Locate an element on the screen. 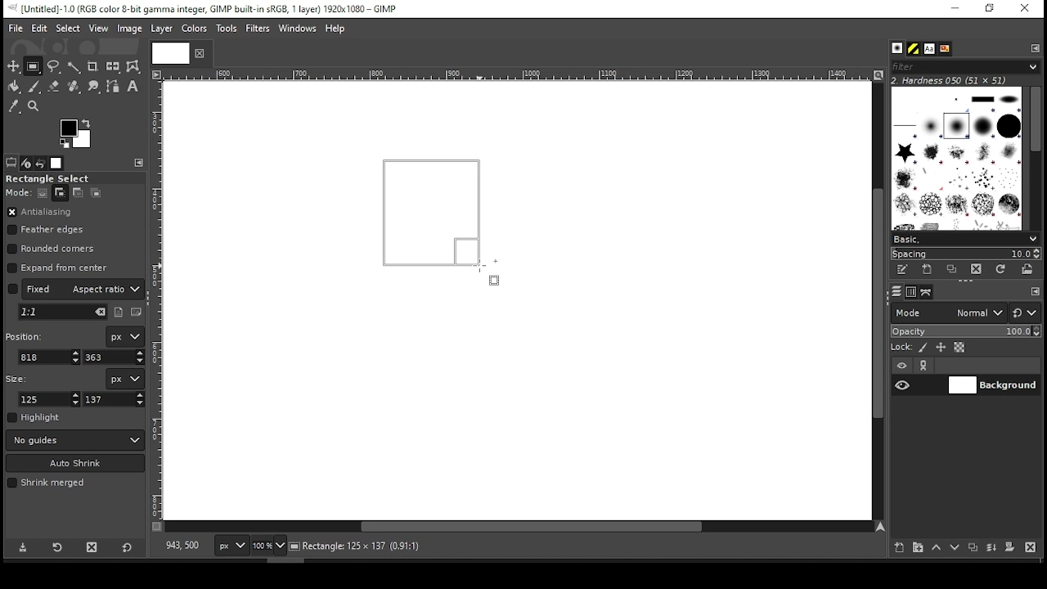 The width and height of the screenshot is (1047, 589). antialiasing is located at coordinates (40, 213).